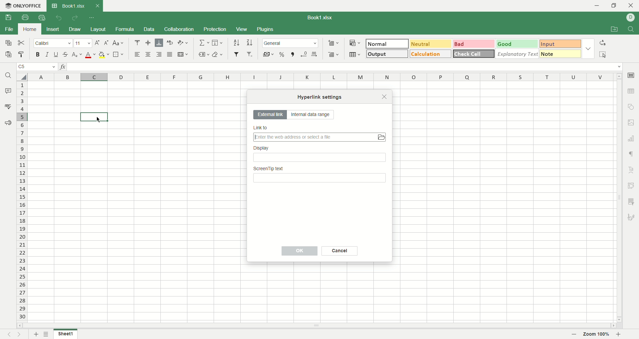  What do you see at coordinates (631, 17) in the screenshot?
I see `account` at bounding box center [631, 17].